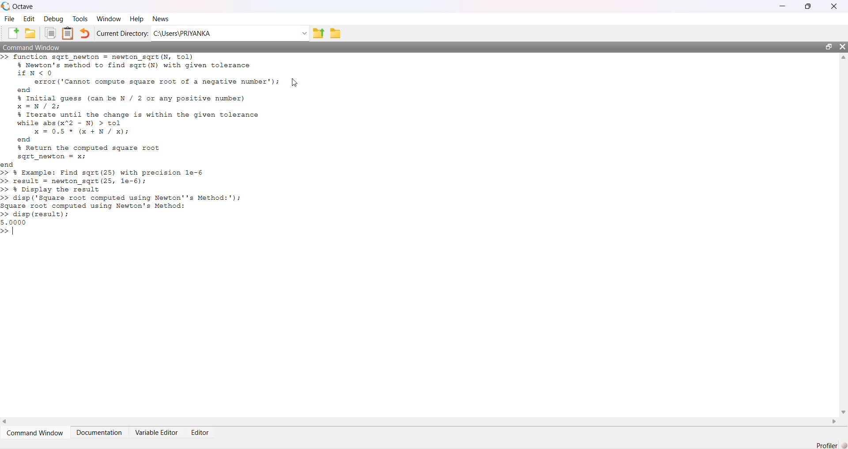  What do you see at coordinates (136, 19) in the screenshot?
I see `Help` at bounding box center [136, 19].